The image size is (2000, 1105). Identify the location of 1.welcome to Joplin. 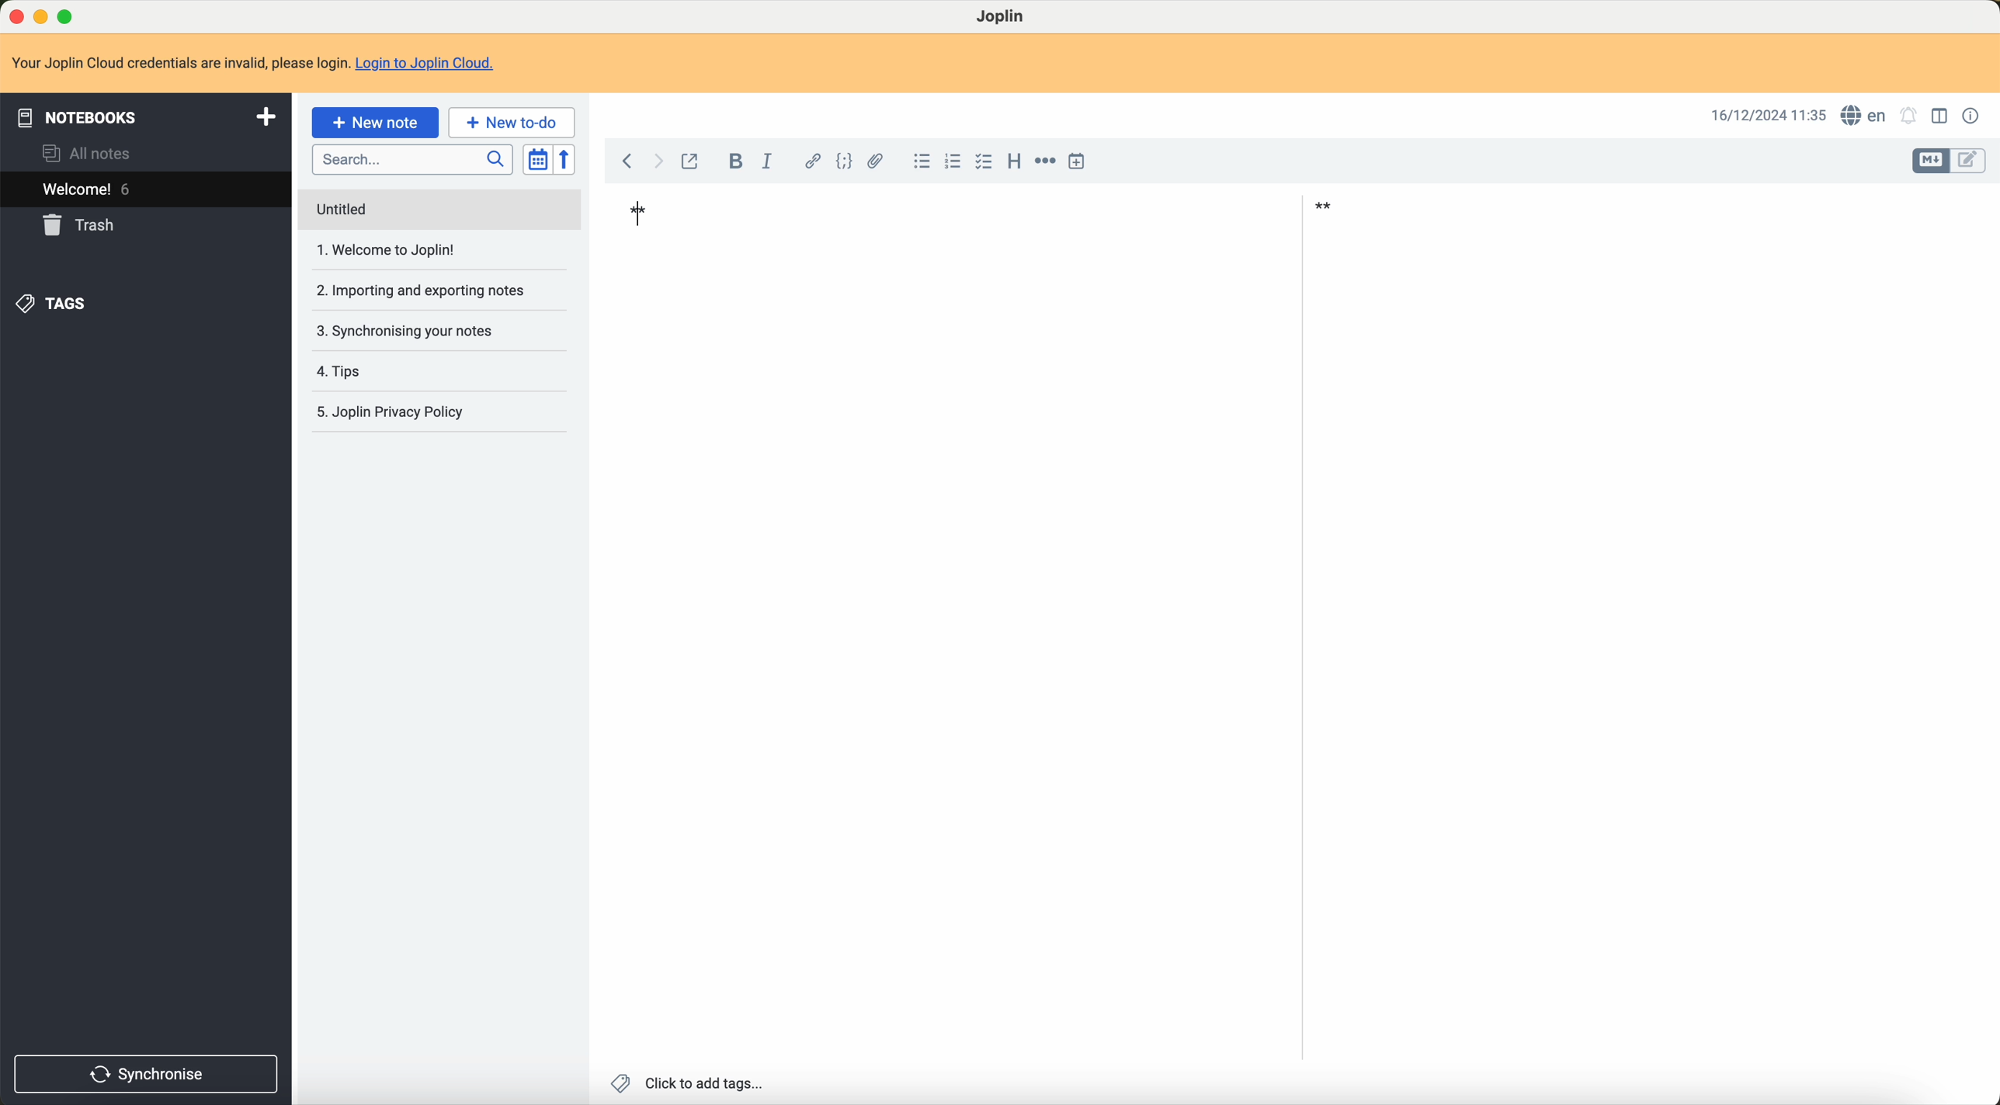
(392, 252).